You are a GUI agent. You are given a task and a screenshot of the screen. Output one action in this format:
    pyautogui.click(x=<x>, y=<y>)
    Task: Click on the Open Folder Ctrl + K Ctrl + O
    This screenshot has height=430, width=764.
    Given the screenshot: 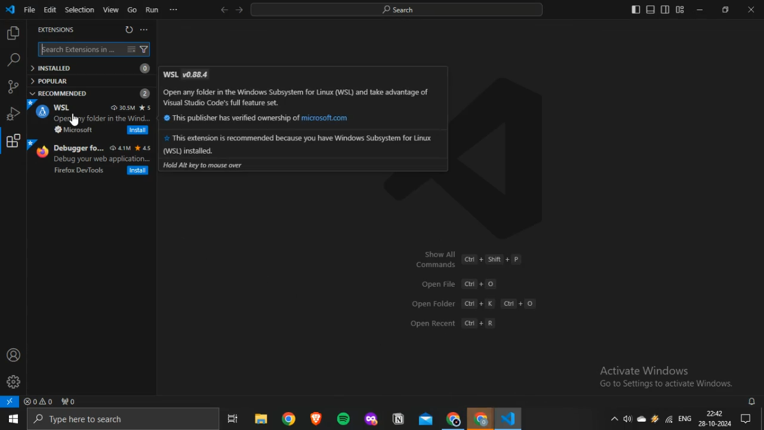 What is the action you would take?
    pyautogui.click(x=473, y=303)
    